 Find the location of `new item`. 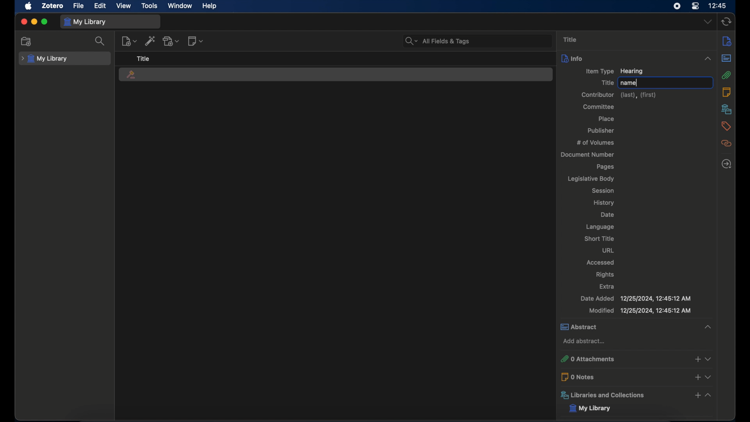

new item is located at coordinates (129, 41).